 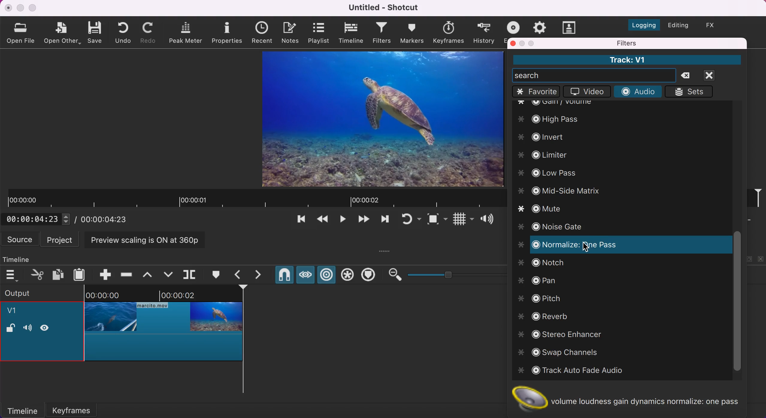 What do you see at coordinates (515, 26) in the screenshot?
I see `exort` at bounding box center [515, 26].